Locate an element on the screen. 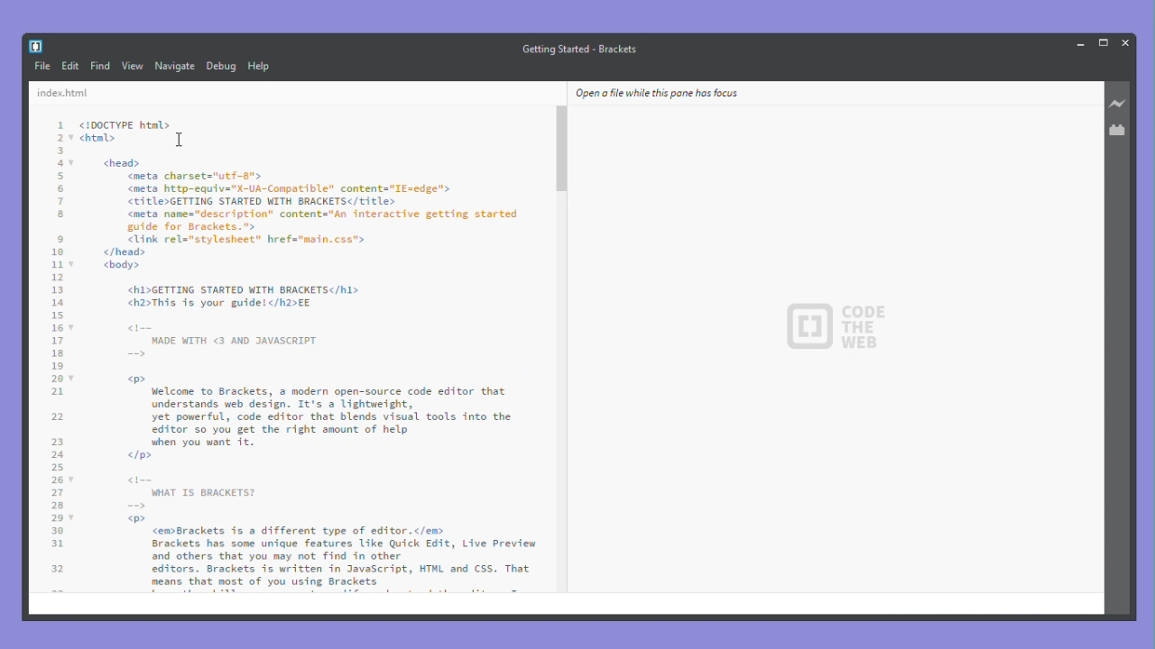  15 is located at coordinates (58, 315).